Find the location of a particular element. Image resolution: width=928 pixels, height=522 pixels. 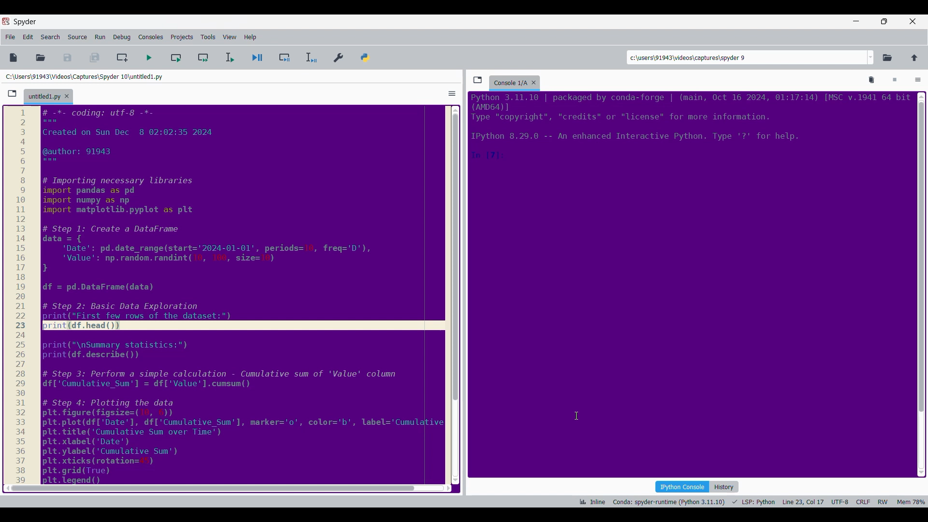

Open is located at coordinates (41, 58).